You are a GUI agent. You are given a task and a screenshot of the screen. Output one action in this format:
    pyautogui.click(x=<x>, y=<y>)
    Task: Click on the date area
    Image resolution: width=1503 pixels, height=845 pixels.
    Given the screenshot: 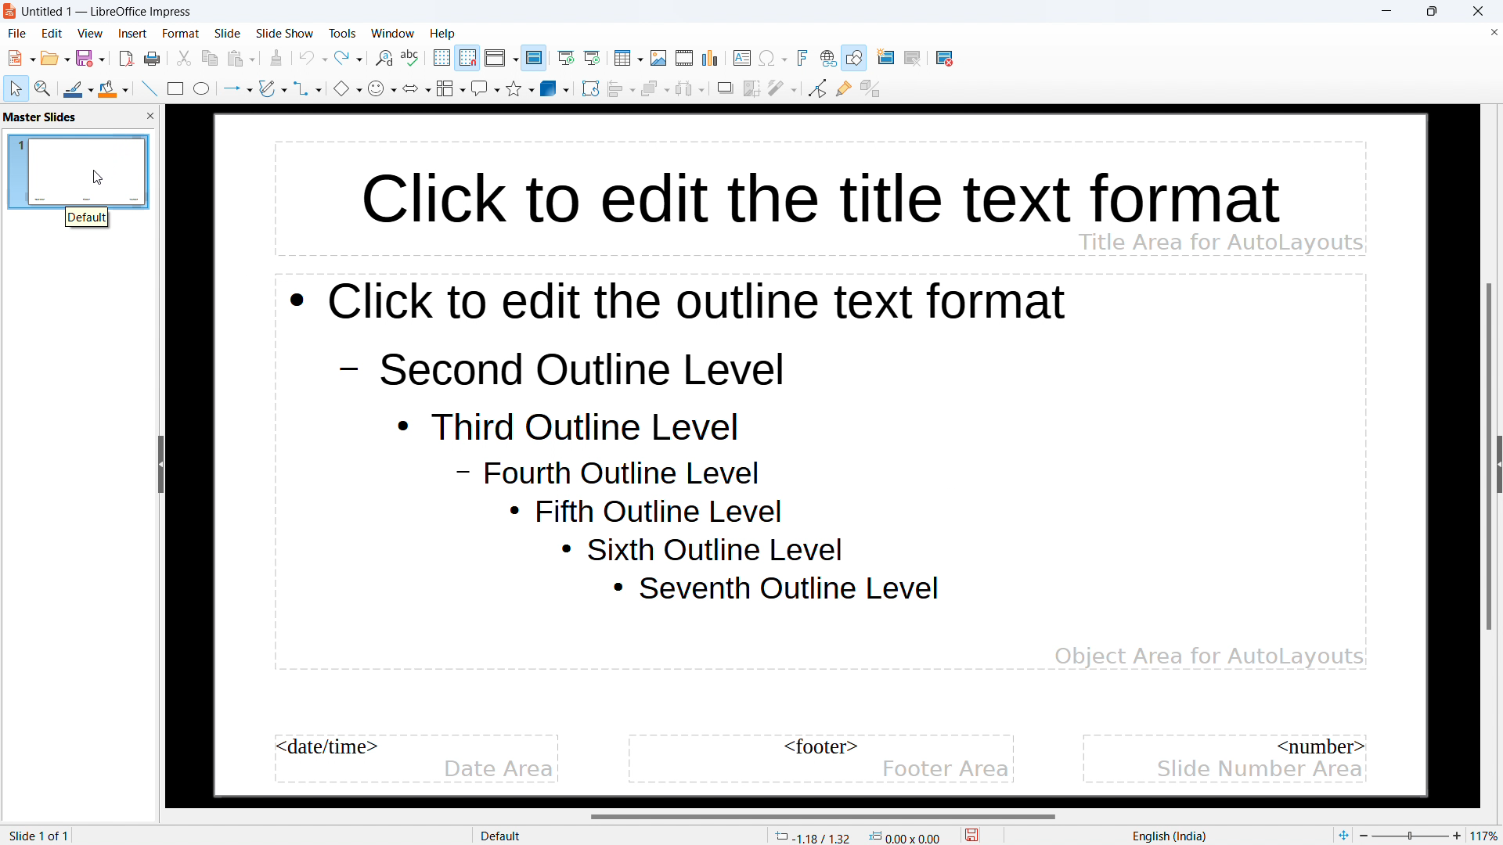 What is the action you would take?
    pyautogui.click(x=499, y=770)
    